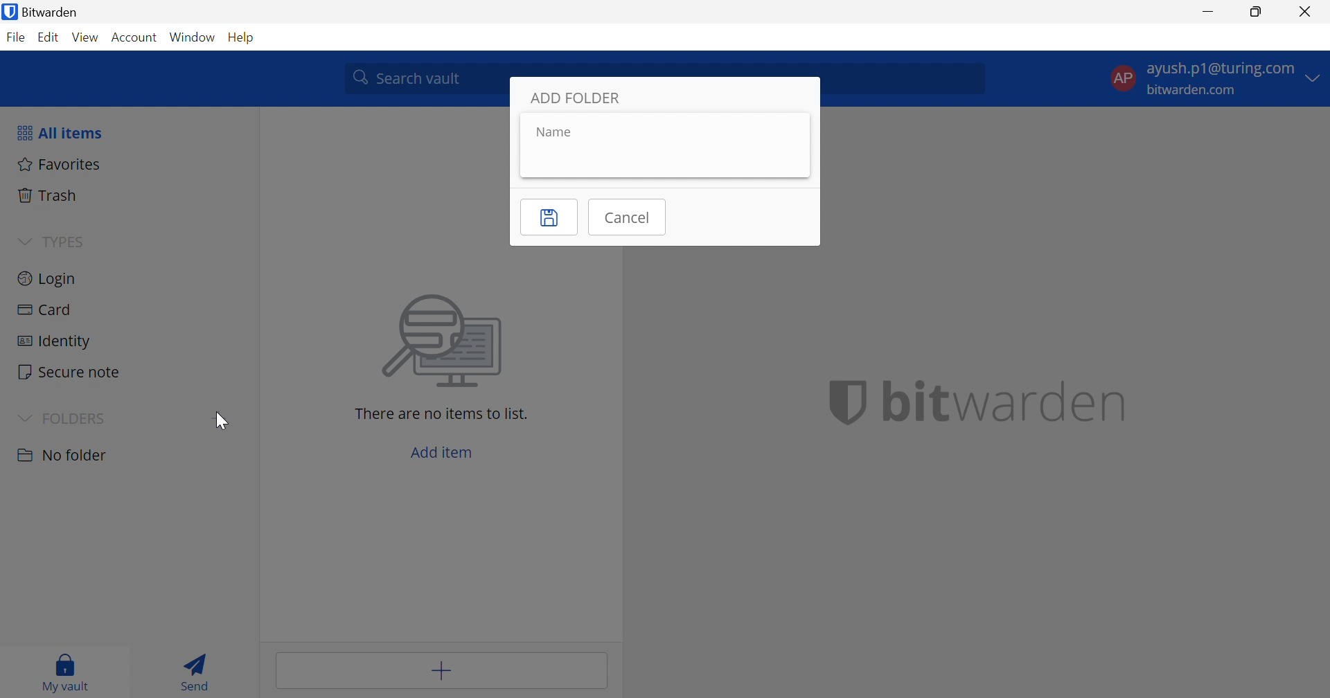 The height and width of the screenshot is (698, 1330). Describe the element at coordinates (69, 370) in the screenshot. I see `Secure note` at that location.